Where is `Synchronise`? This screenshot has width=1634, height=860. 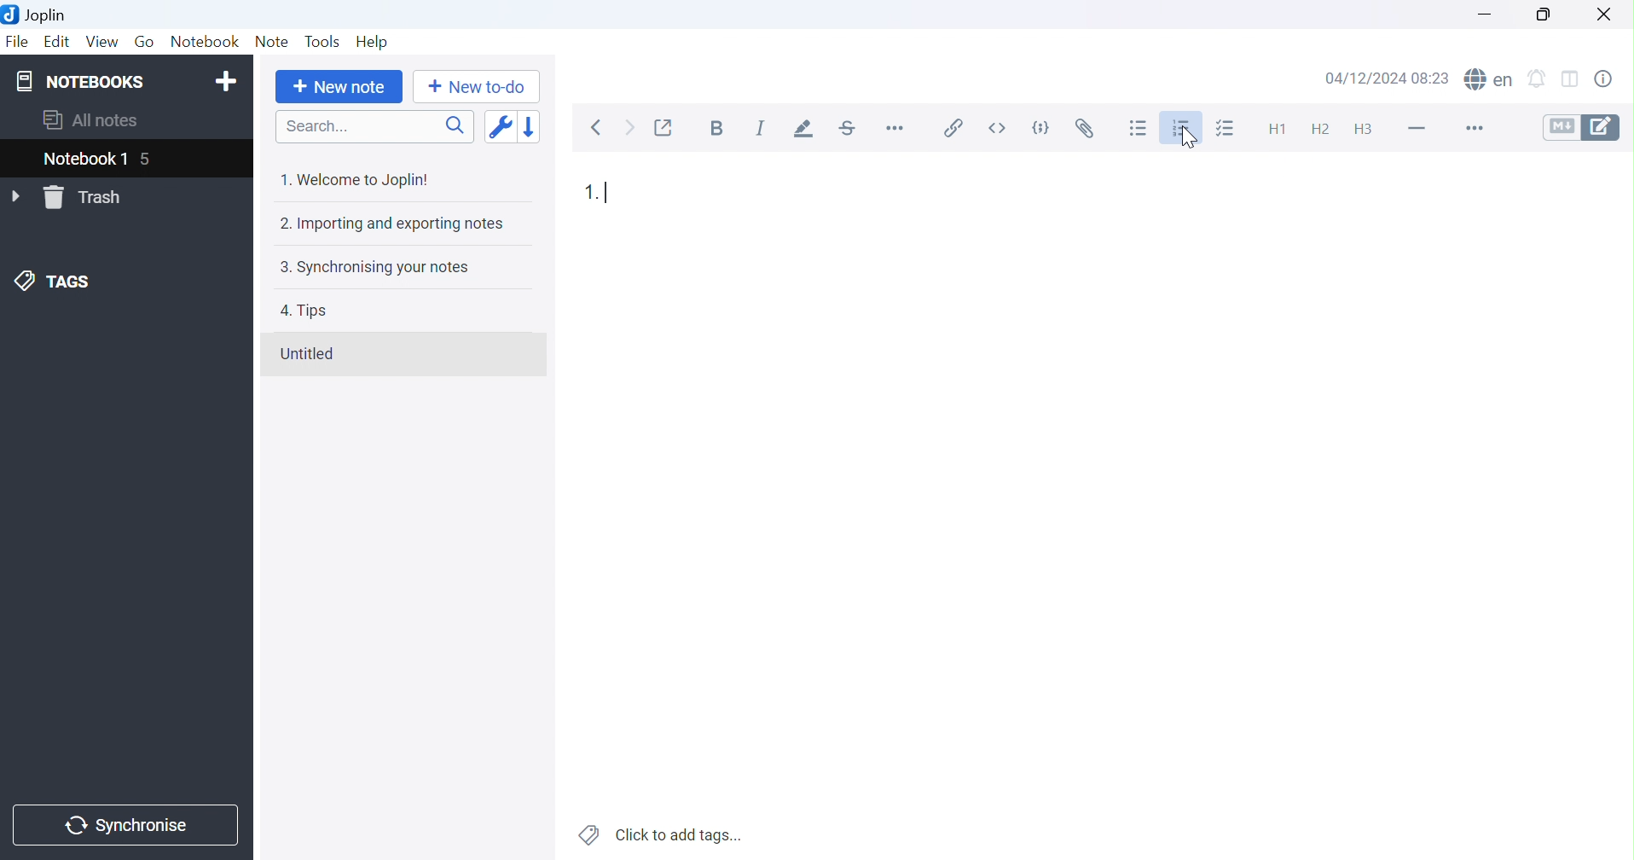 Synchronise is located at coordinates (127, 826).